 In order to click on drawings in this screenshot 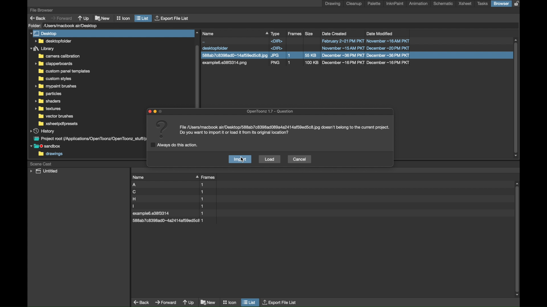, I will do `click(51, 154)`.